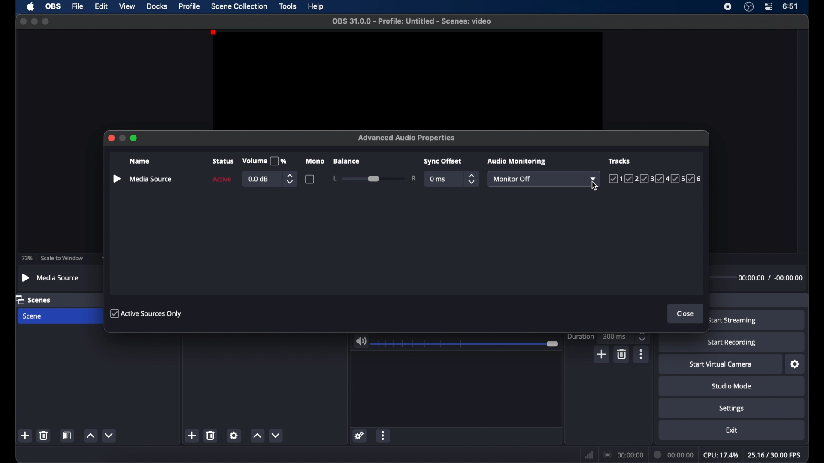 The height and width of the screenshot is (463, 824). Describe the element at coordinates (68, 435) in the screenshot. I see `scene filters` at that location.